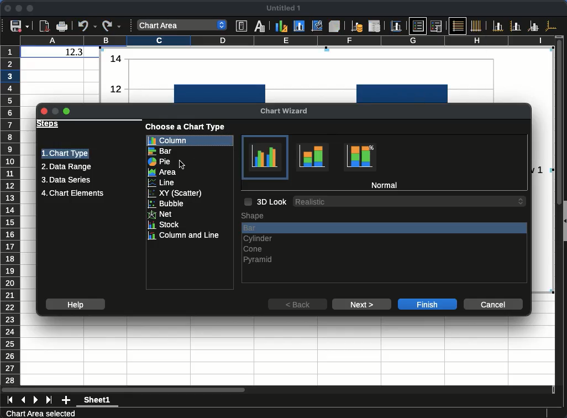 This screenshot has width=567, height=418. I want to click on cylinder, so click(259, 239).